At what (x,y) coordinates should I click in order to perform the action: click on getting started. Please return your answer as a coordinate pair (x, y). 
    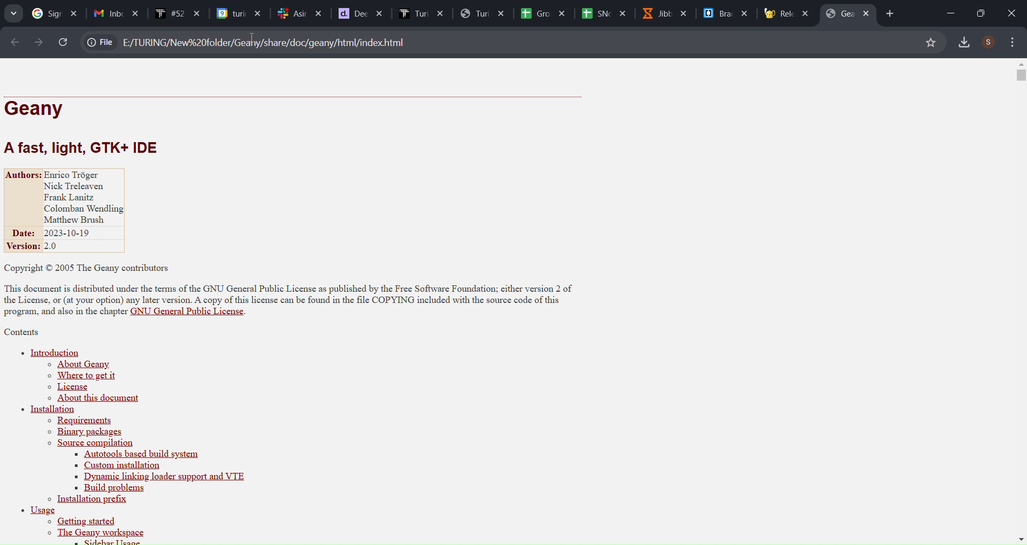
    Looking at the image, I should click on (83, 522).